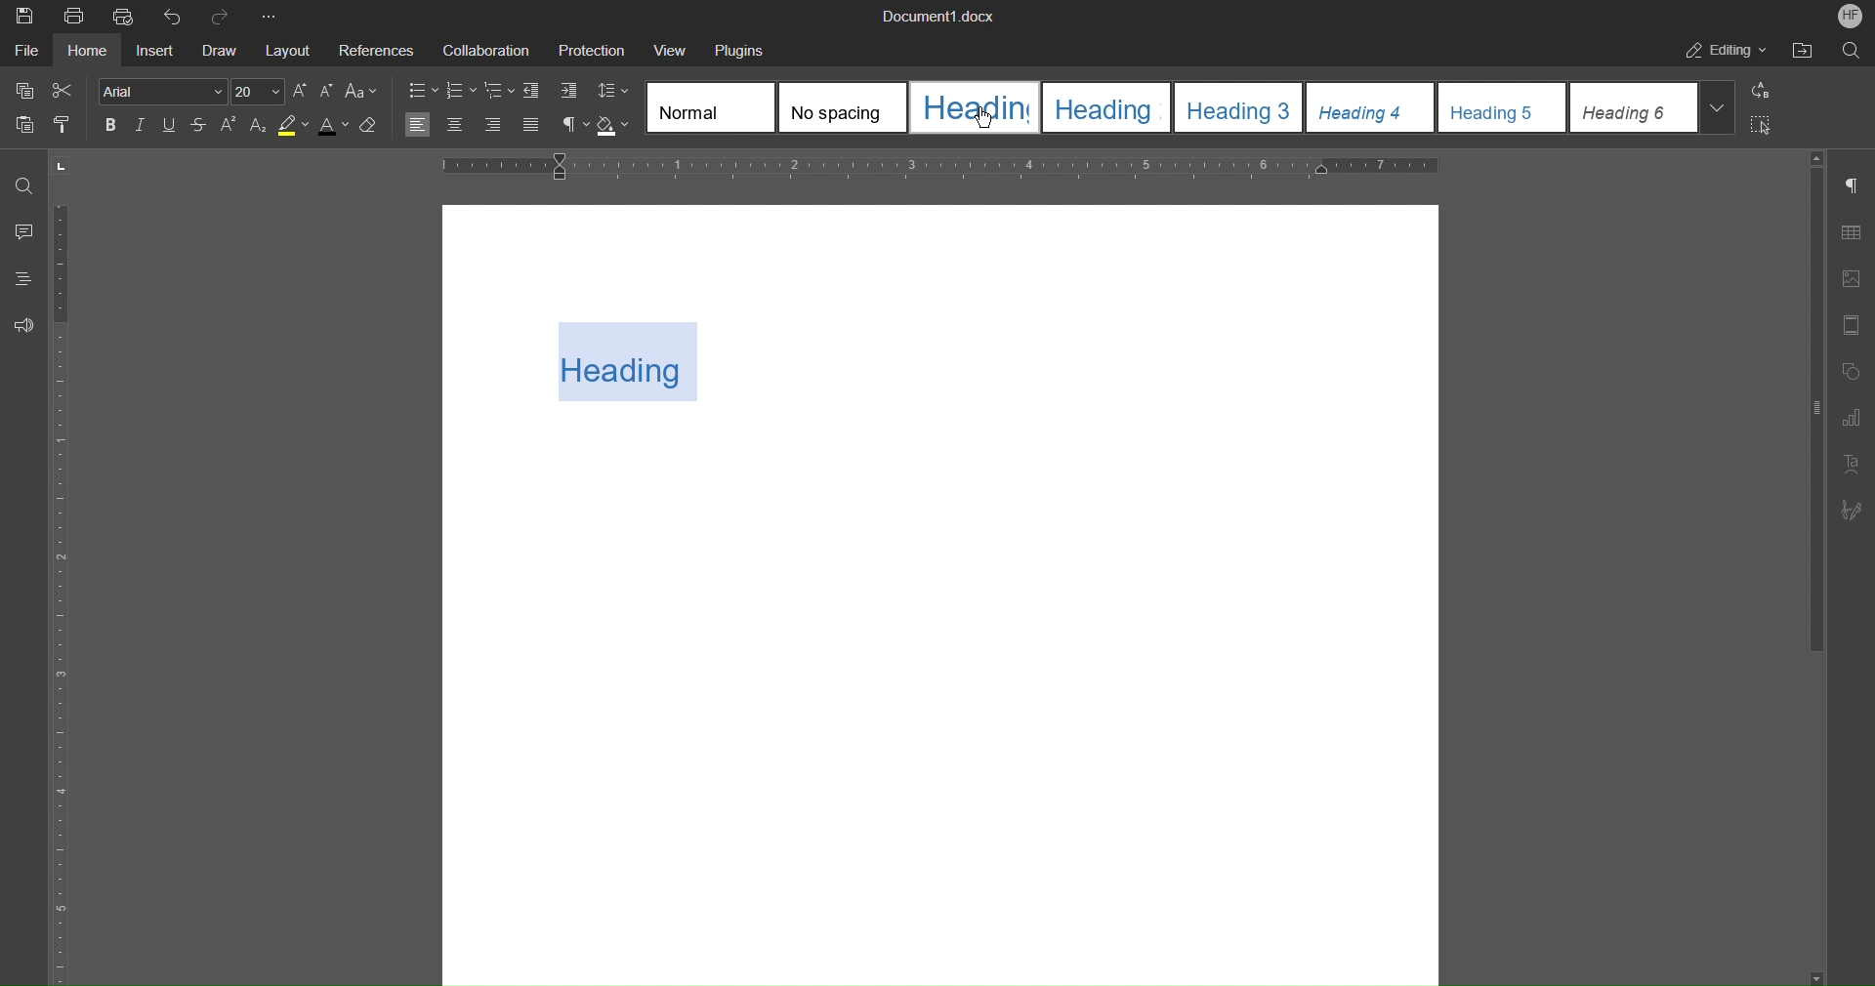 The width and height of the screenshot is (1875, 986). I want to click on Move up, so click(1821, 155).